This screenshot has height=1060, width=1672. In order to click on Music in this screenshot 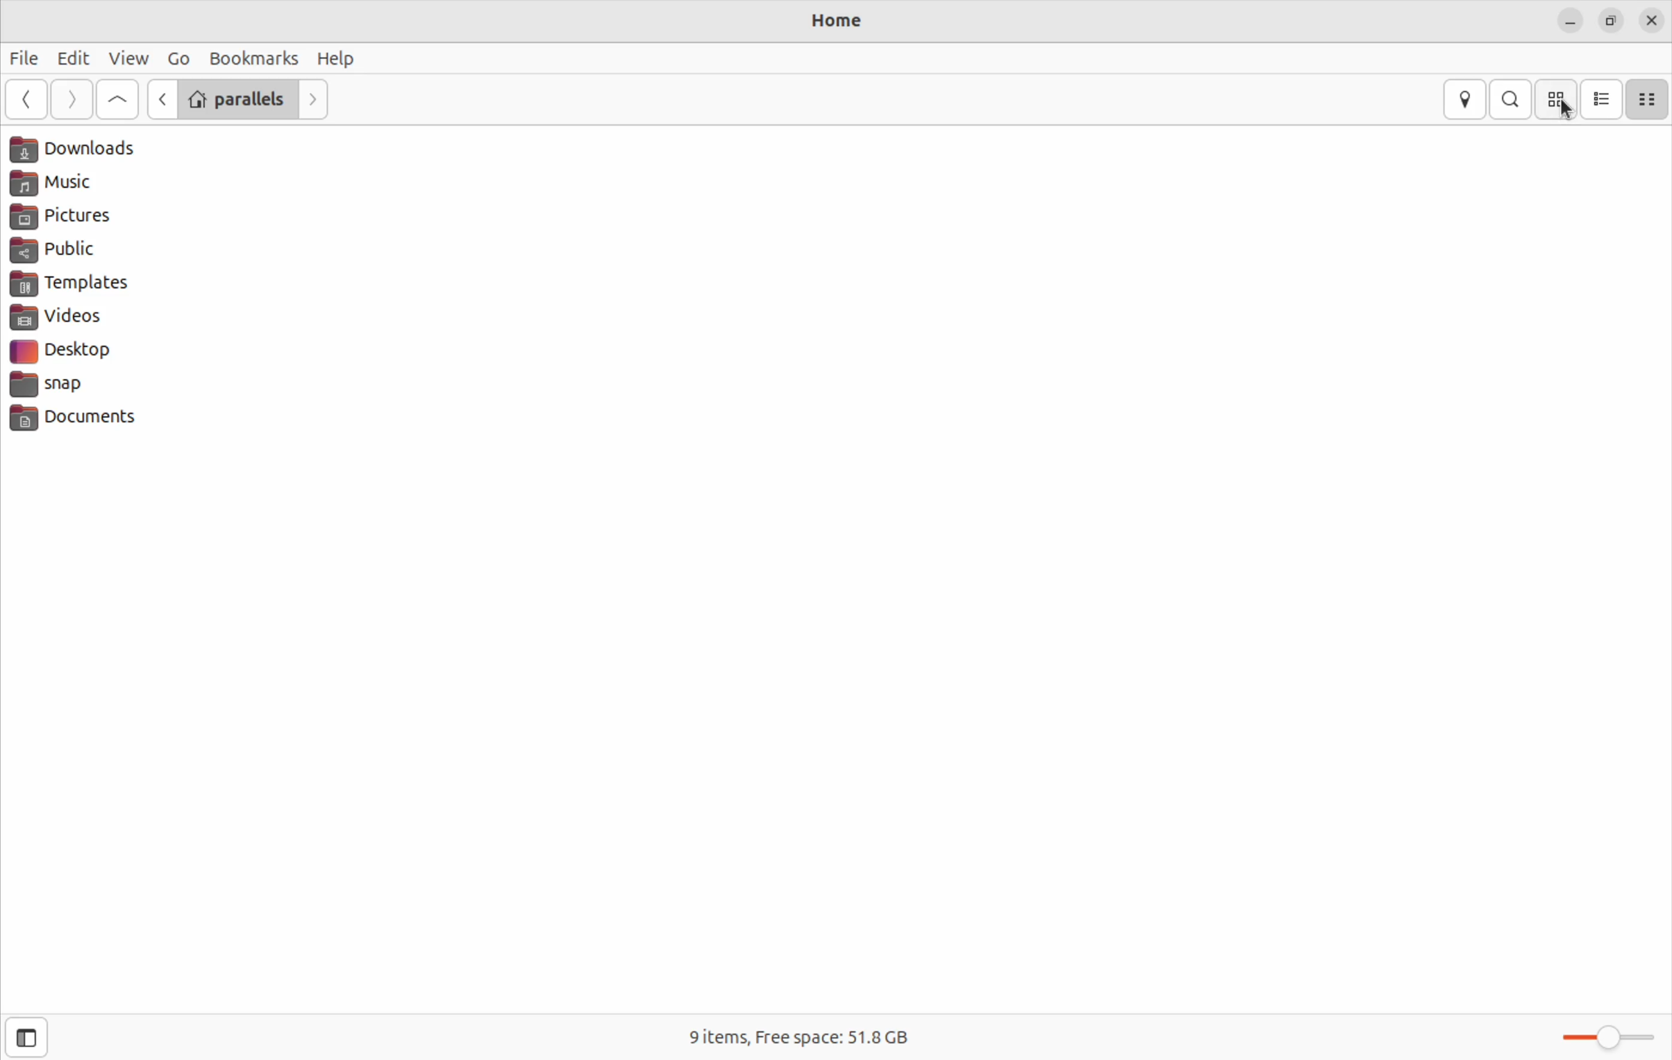, I will do `click(87, 186)`.